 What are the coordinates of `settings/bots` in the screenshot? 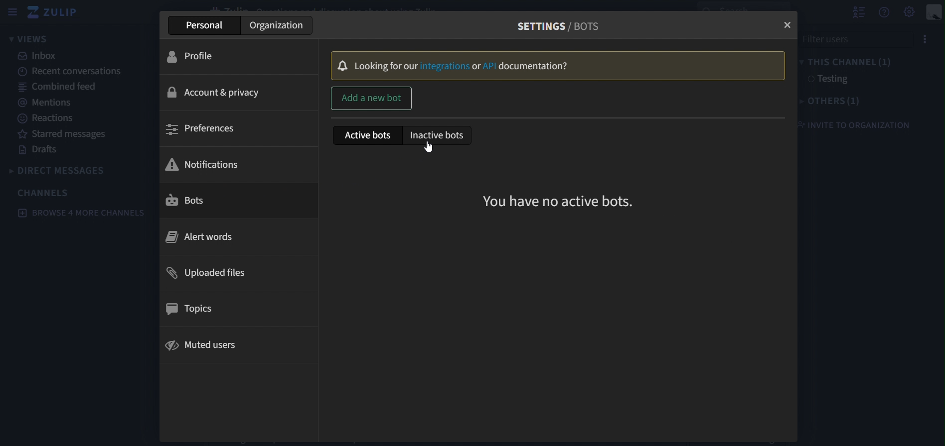 It's located at (559, 25).